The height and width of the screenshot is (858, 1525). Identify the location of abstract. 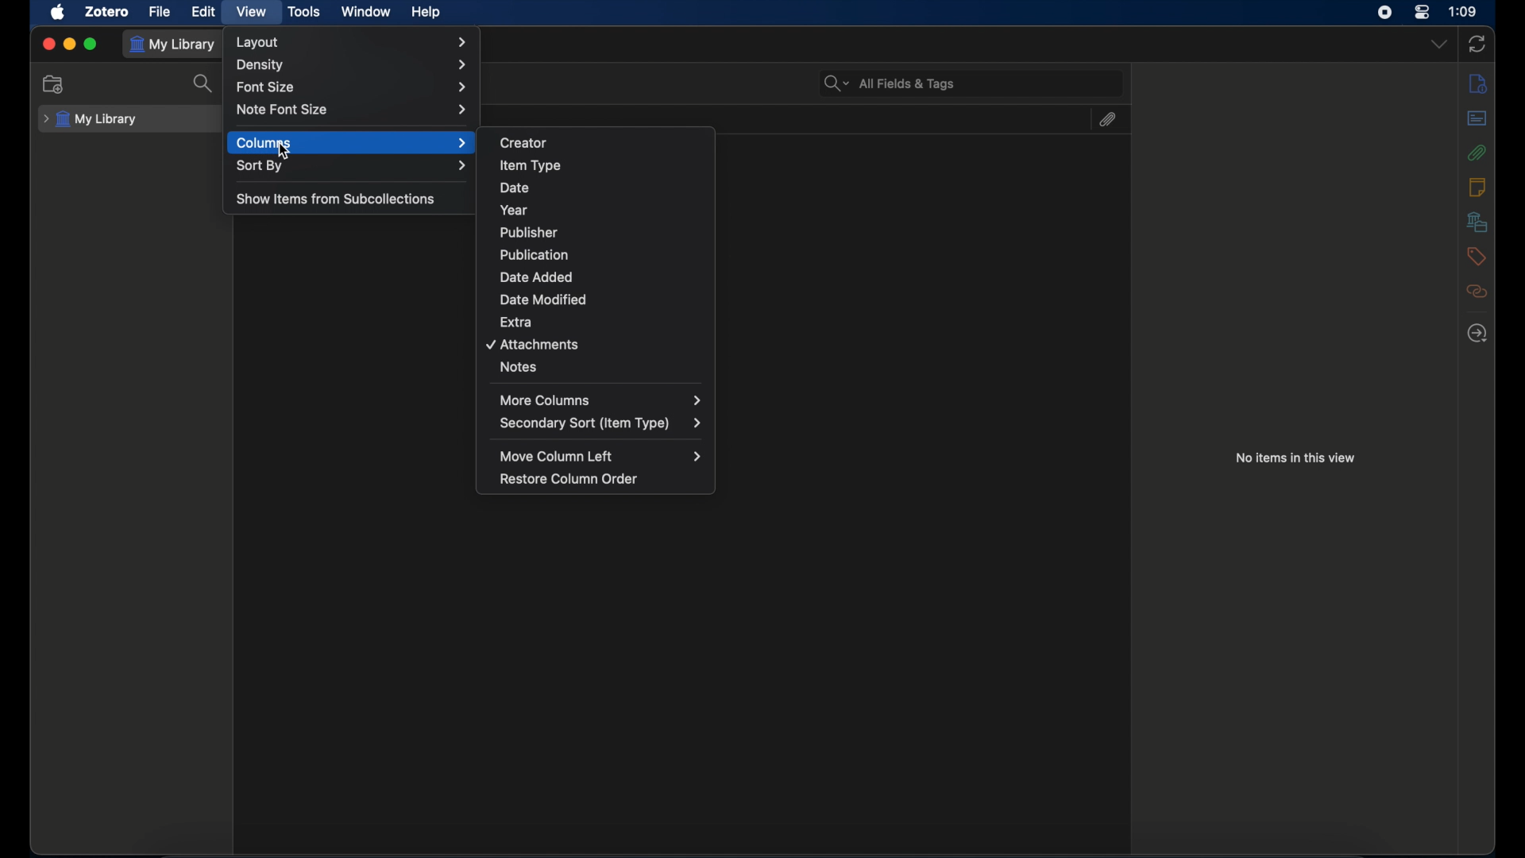
(1478, 118).